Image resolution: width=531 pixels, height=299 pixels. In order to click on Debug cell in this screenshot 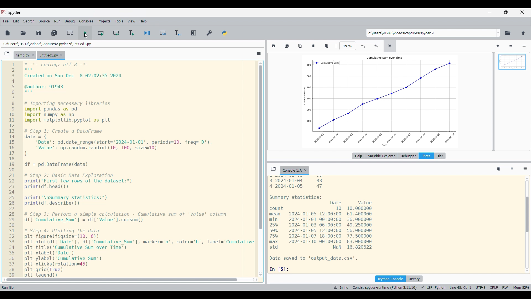, I will do `click(163, 33)`.